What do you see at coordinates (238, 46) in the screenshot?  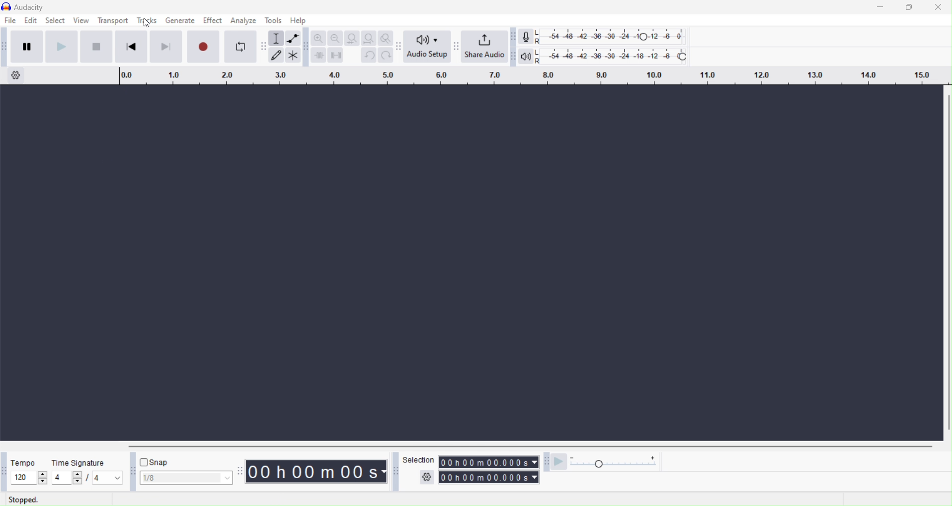 I see `Enable looping` at bounding box center [238, 46].